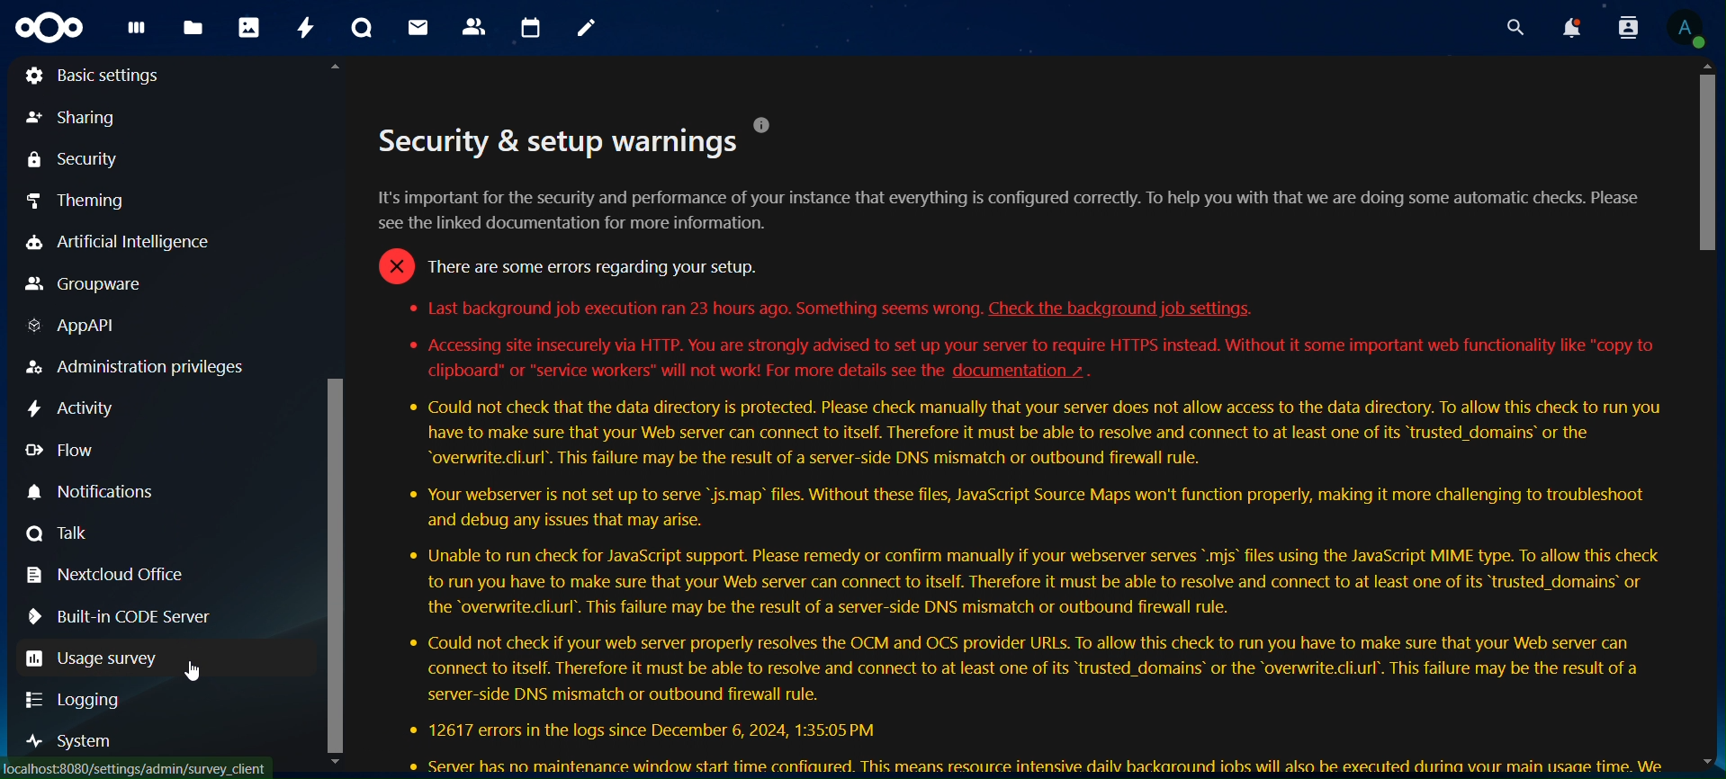  Describe the element at coordinates (532, 25) in the screenshot. I see `calendar` at that location.